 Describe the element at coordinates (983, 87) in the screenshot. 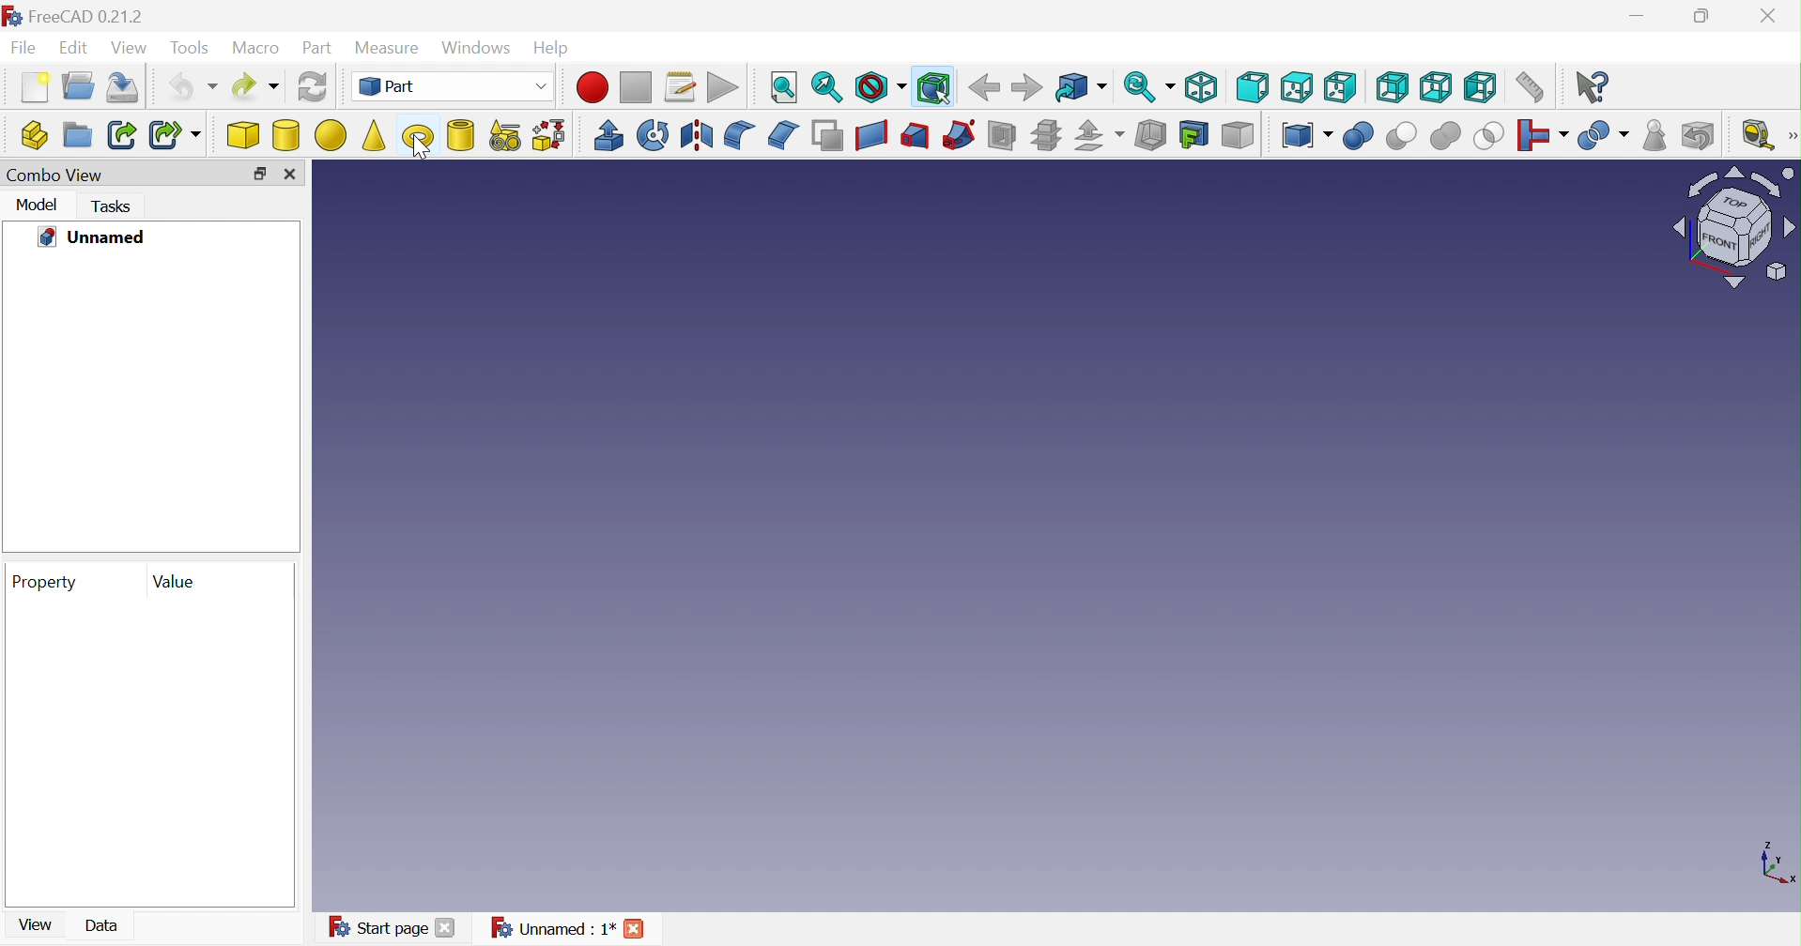

I see `Back` at that location.